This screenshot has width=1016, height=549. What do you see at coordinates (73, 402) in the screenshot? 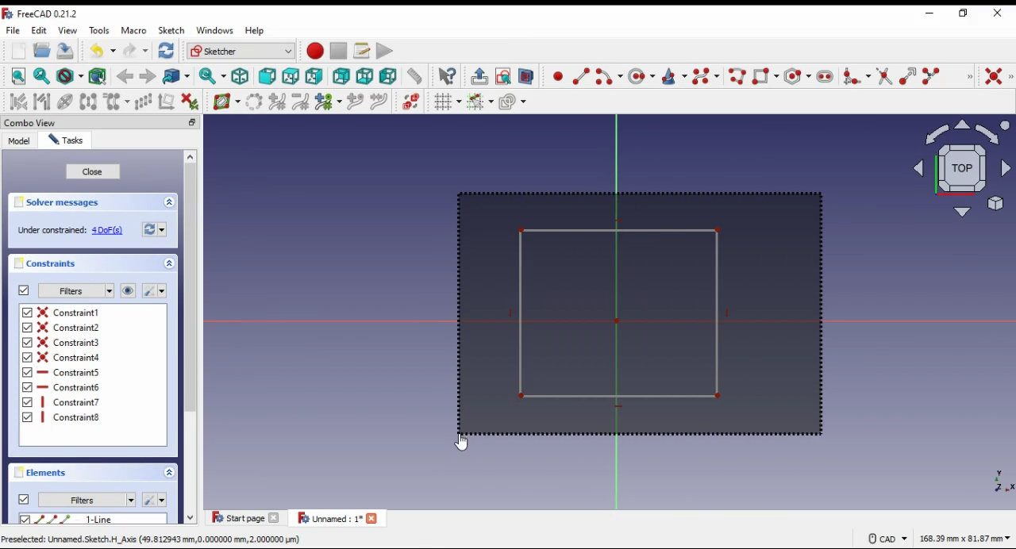
I see `on/off constraint 7` at bounding box center [73, 402].